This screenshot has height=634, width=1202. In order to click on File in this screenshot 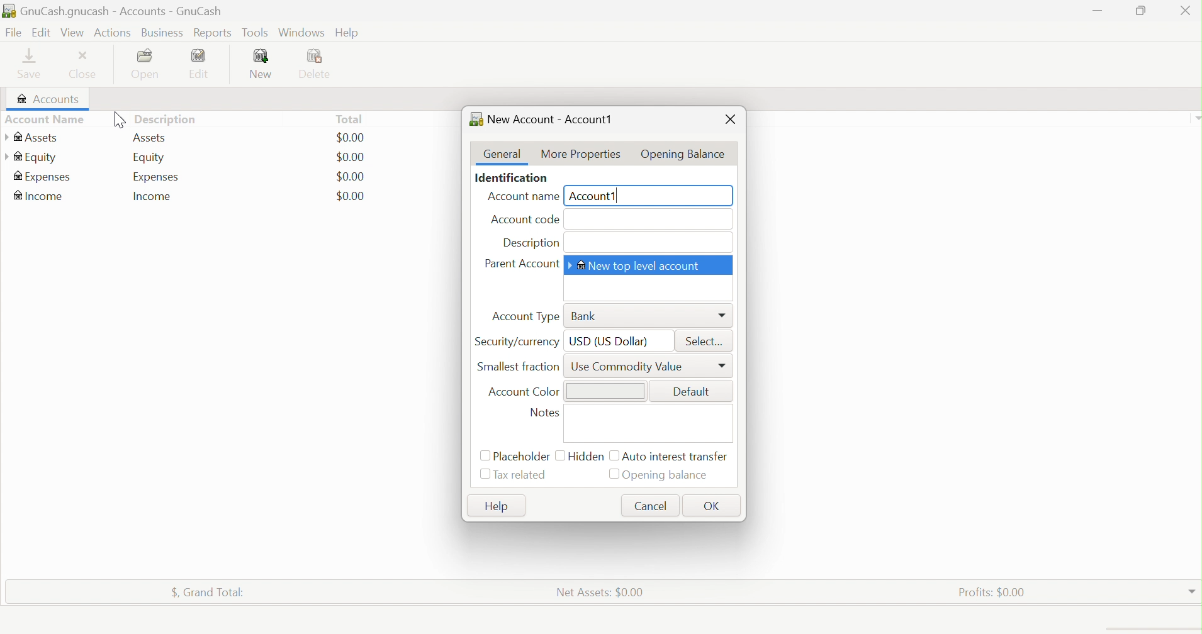, I will do `click(12, 33)`.